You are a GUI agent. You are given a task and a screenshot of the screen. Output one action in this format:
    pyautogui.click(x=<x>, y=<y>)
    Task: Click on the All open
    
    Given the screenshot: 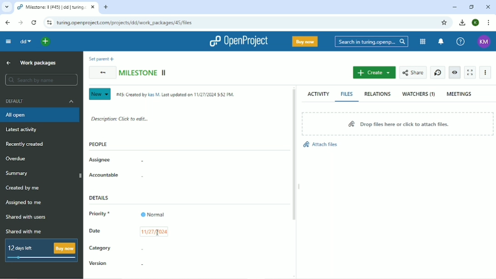 What is the action you would take?
    pyautogui.click(x=40, y=115)
    